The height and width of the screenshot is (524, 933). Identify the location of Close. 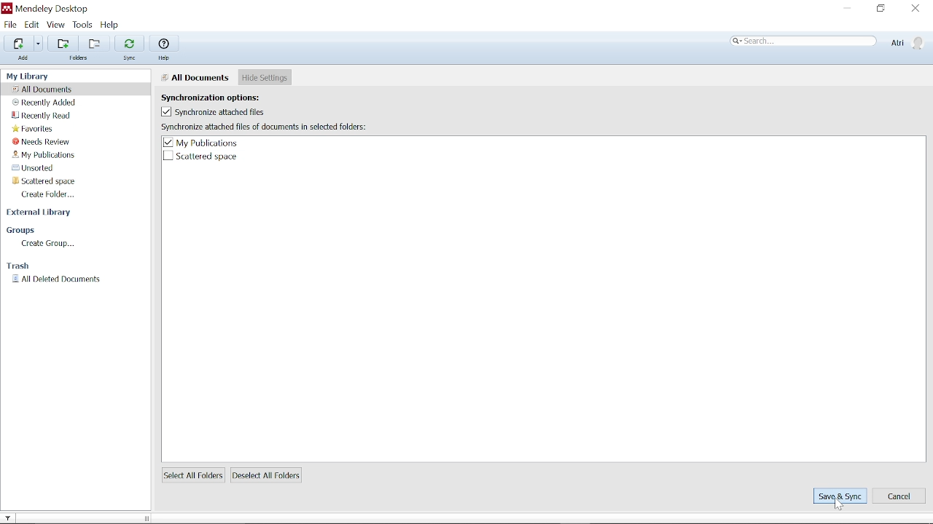
(915, 8).